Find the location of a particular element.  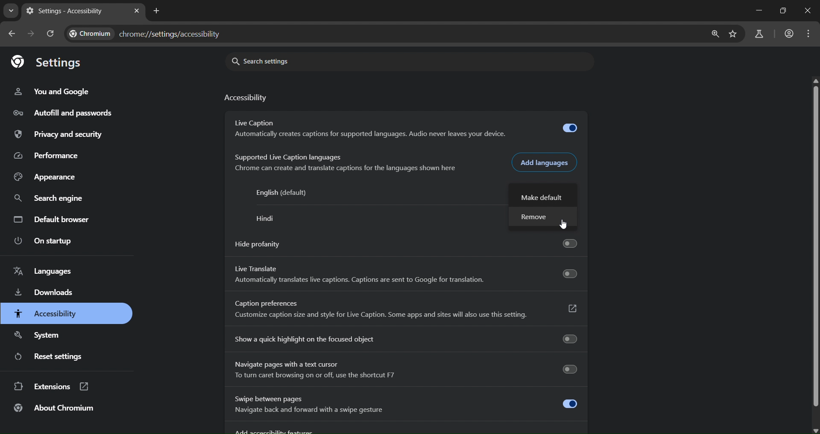

Chromium is located at coordinates (91, 32).